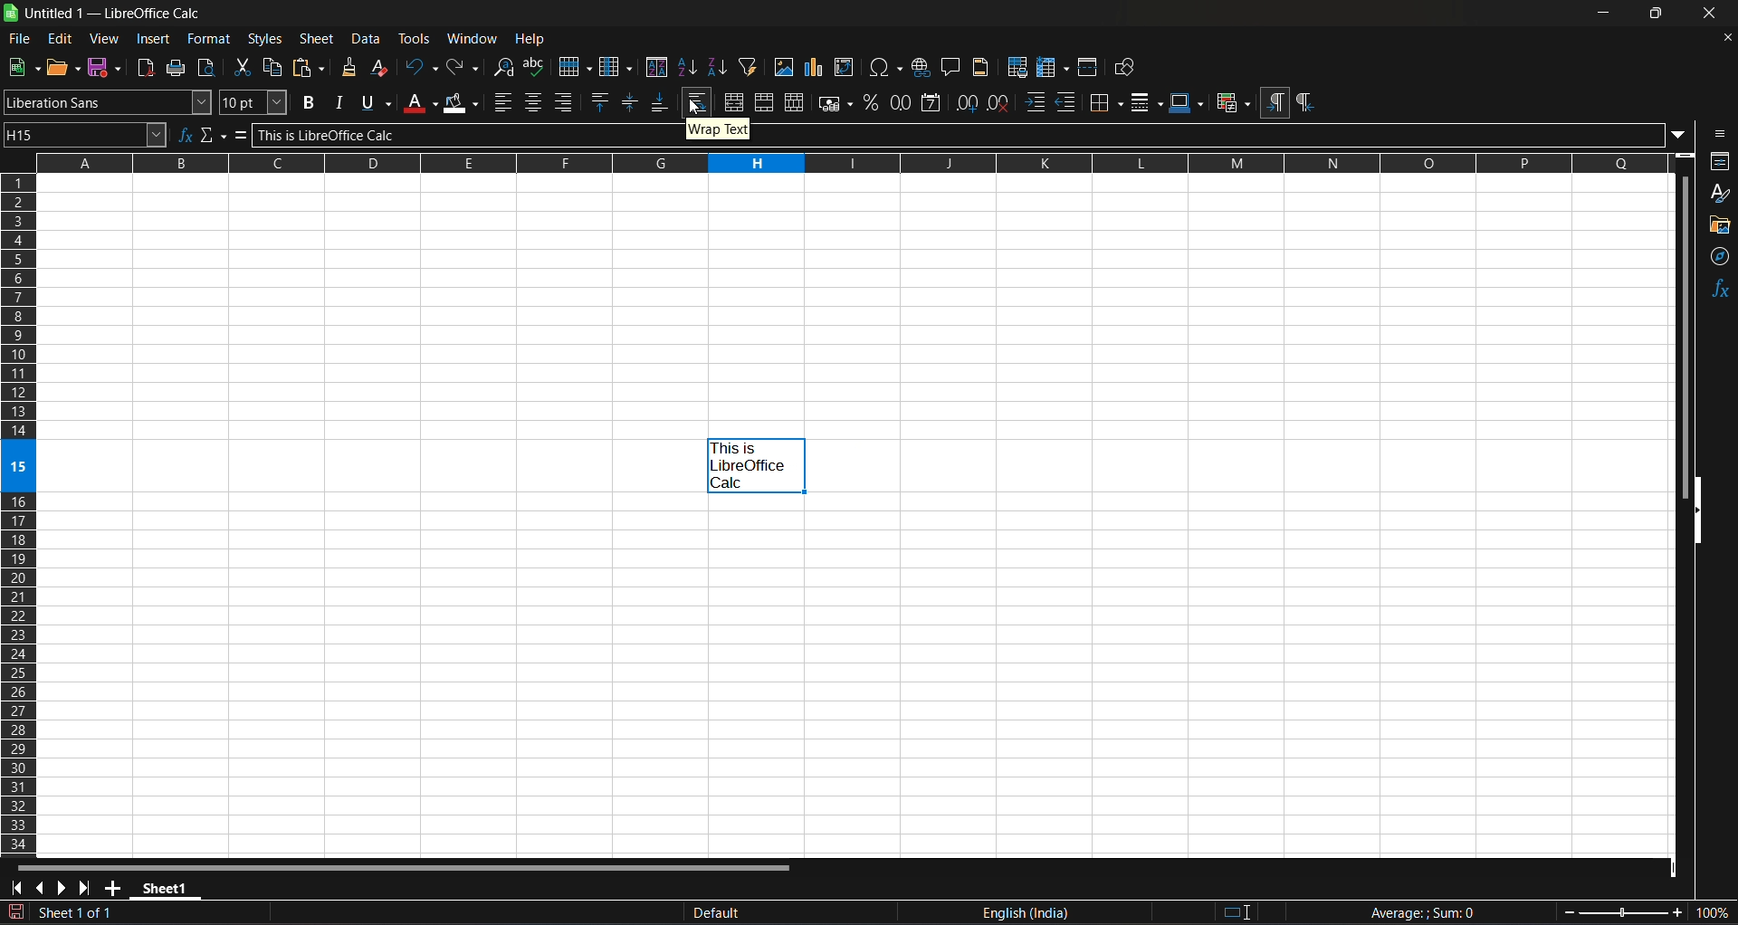  I want to click on horizontal scroll bar, so click(409, 868).